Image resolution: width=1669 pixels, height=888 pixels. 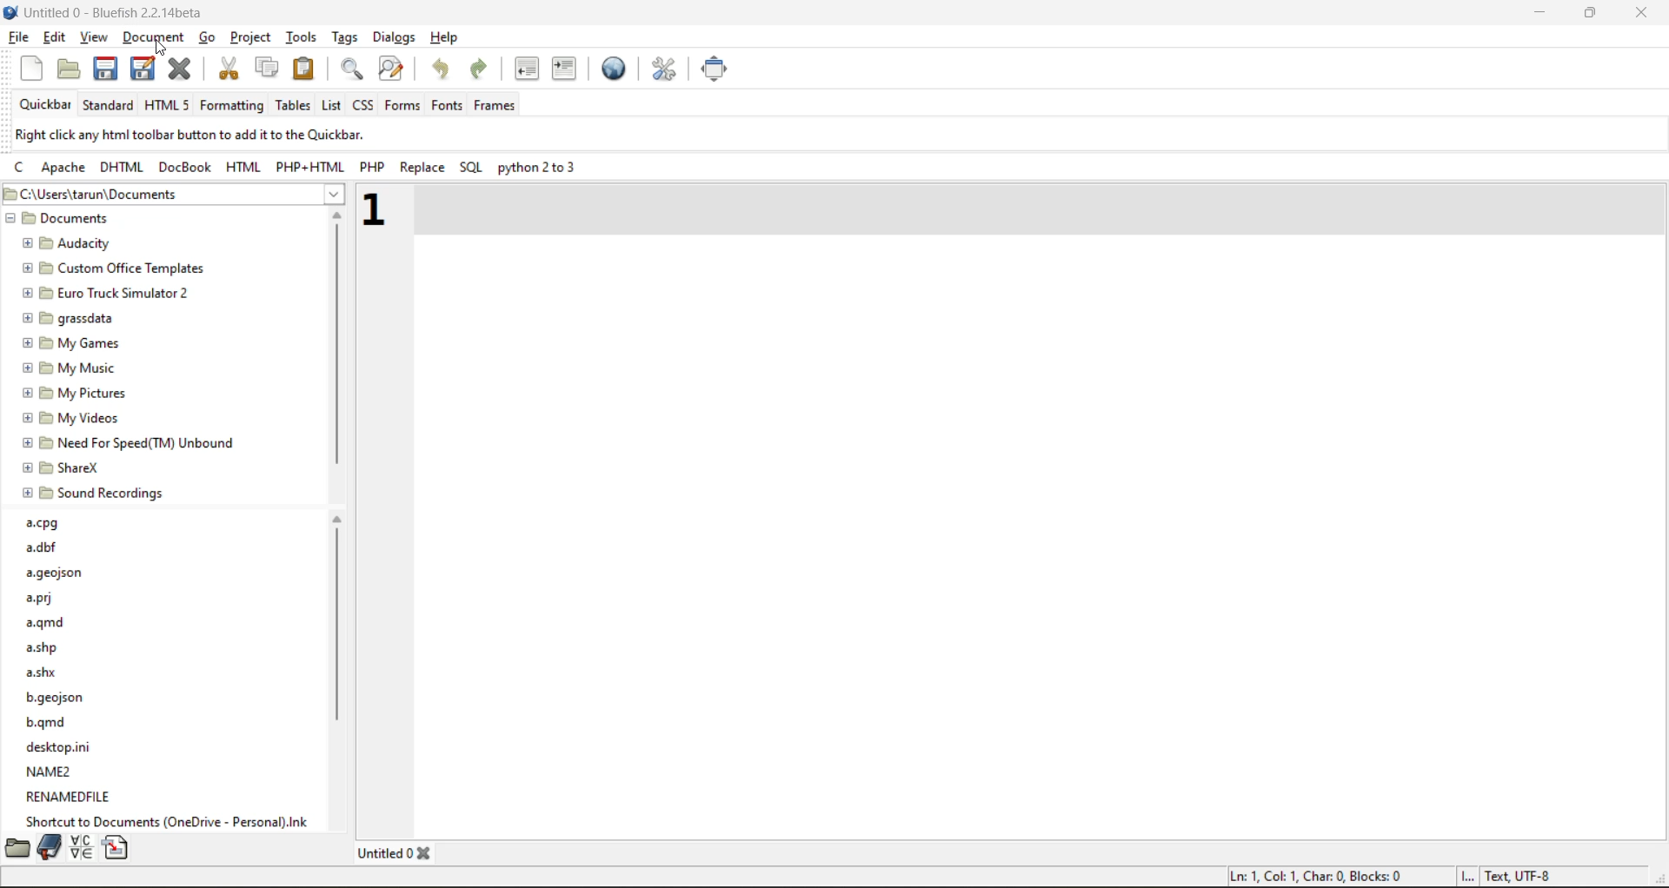 What do you see at coordinates (616, 70) in the screenshot?
I see `preview in browser` at bounding box center [616, 70].